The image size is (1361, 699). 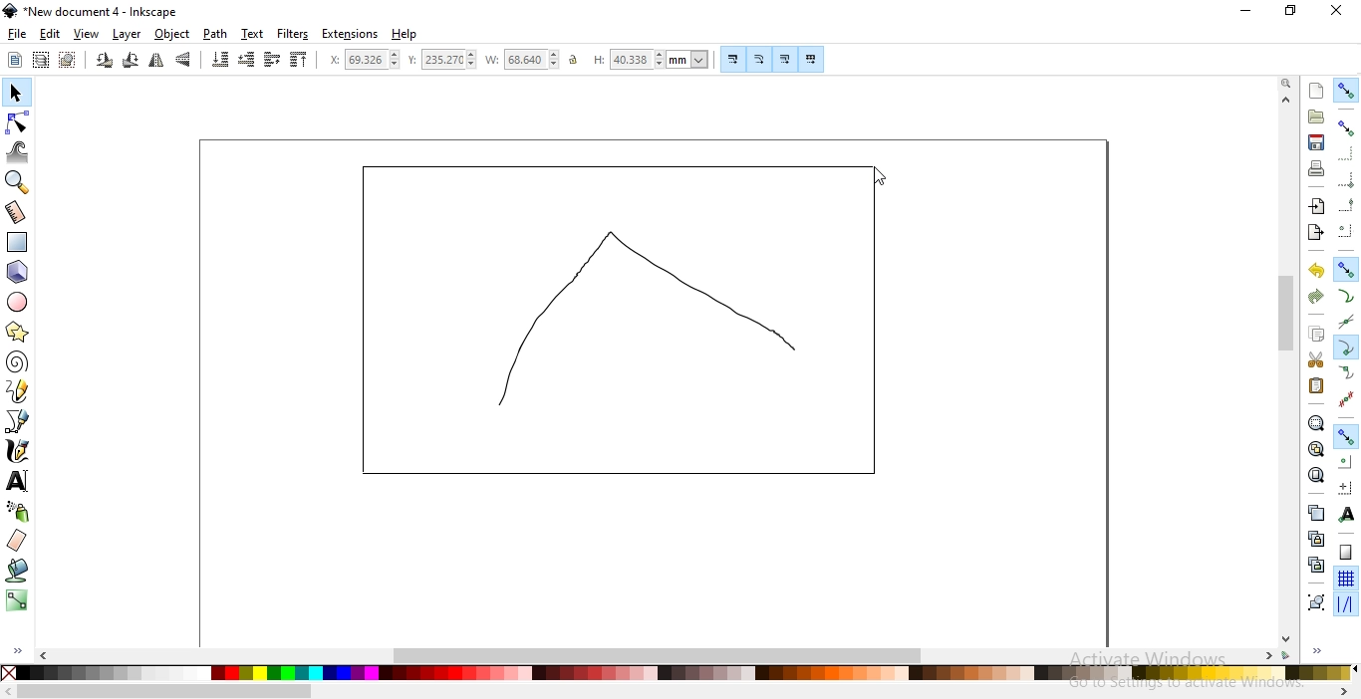 I want to click on snap cusp nodes incl rectangles corners, so click(x=1345, y=348).